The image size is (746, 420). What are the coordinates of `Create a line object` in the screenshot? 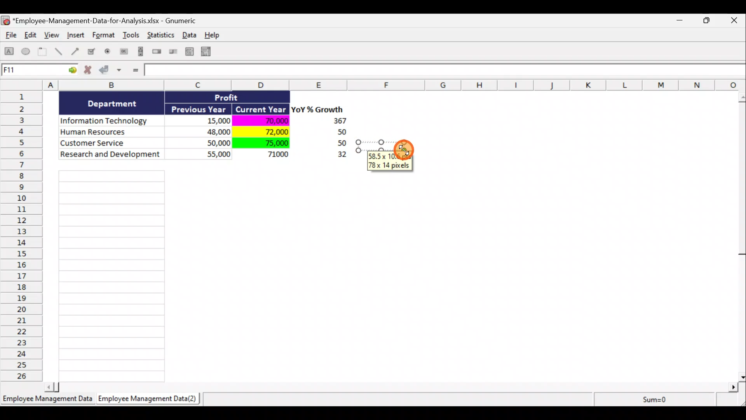 It's located at (60, 52).